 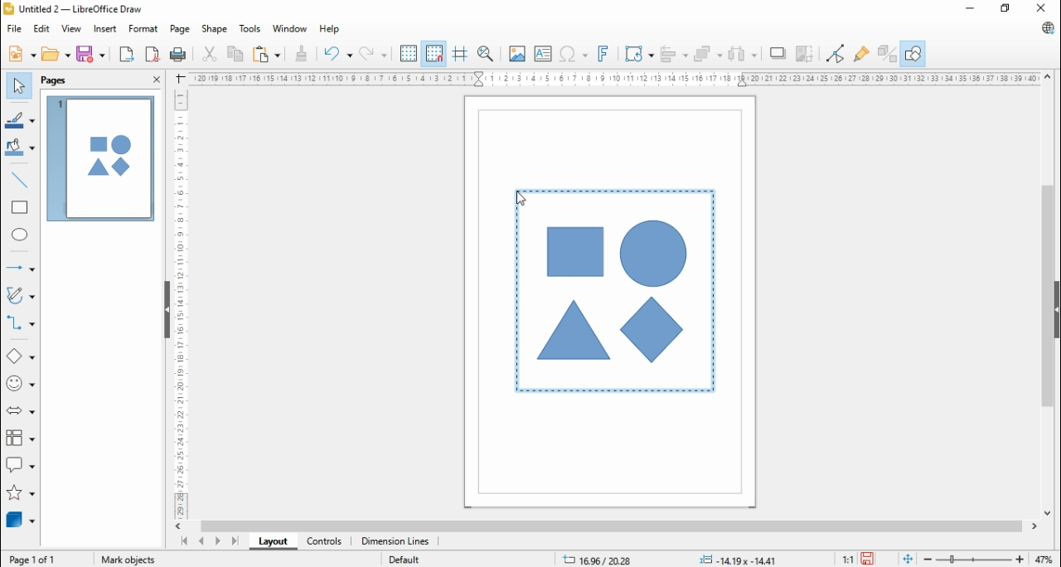 What do you see at coordinates (805, 55) in the screenshot?
I see `crop` at bounding box center [805, 55].